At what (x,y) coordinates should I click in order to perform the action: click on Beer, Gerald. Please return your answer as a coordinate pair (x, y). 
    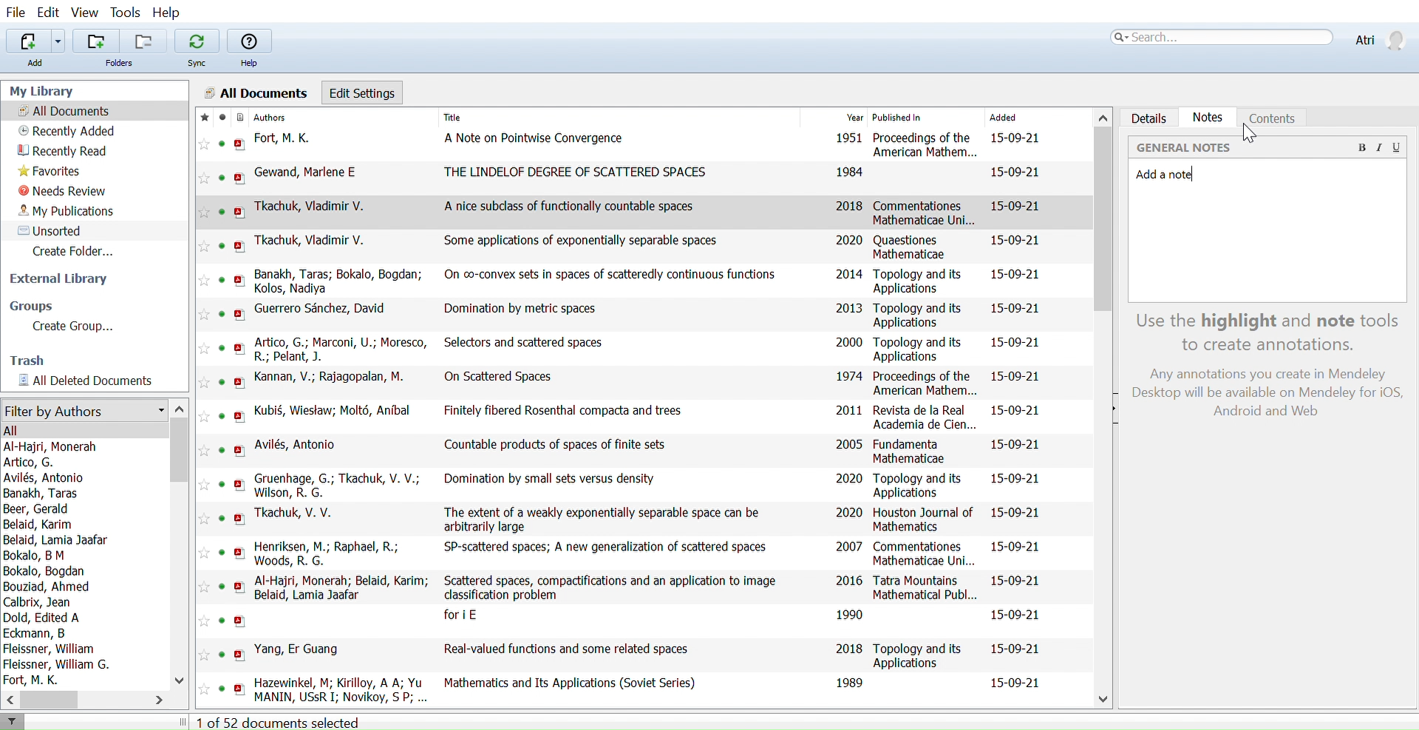
    Looking at the image, I should click on (40, 509).